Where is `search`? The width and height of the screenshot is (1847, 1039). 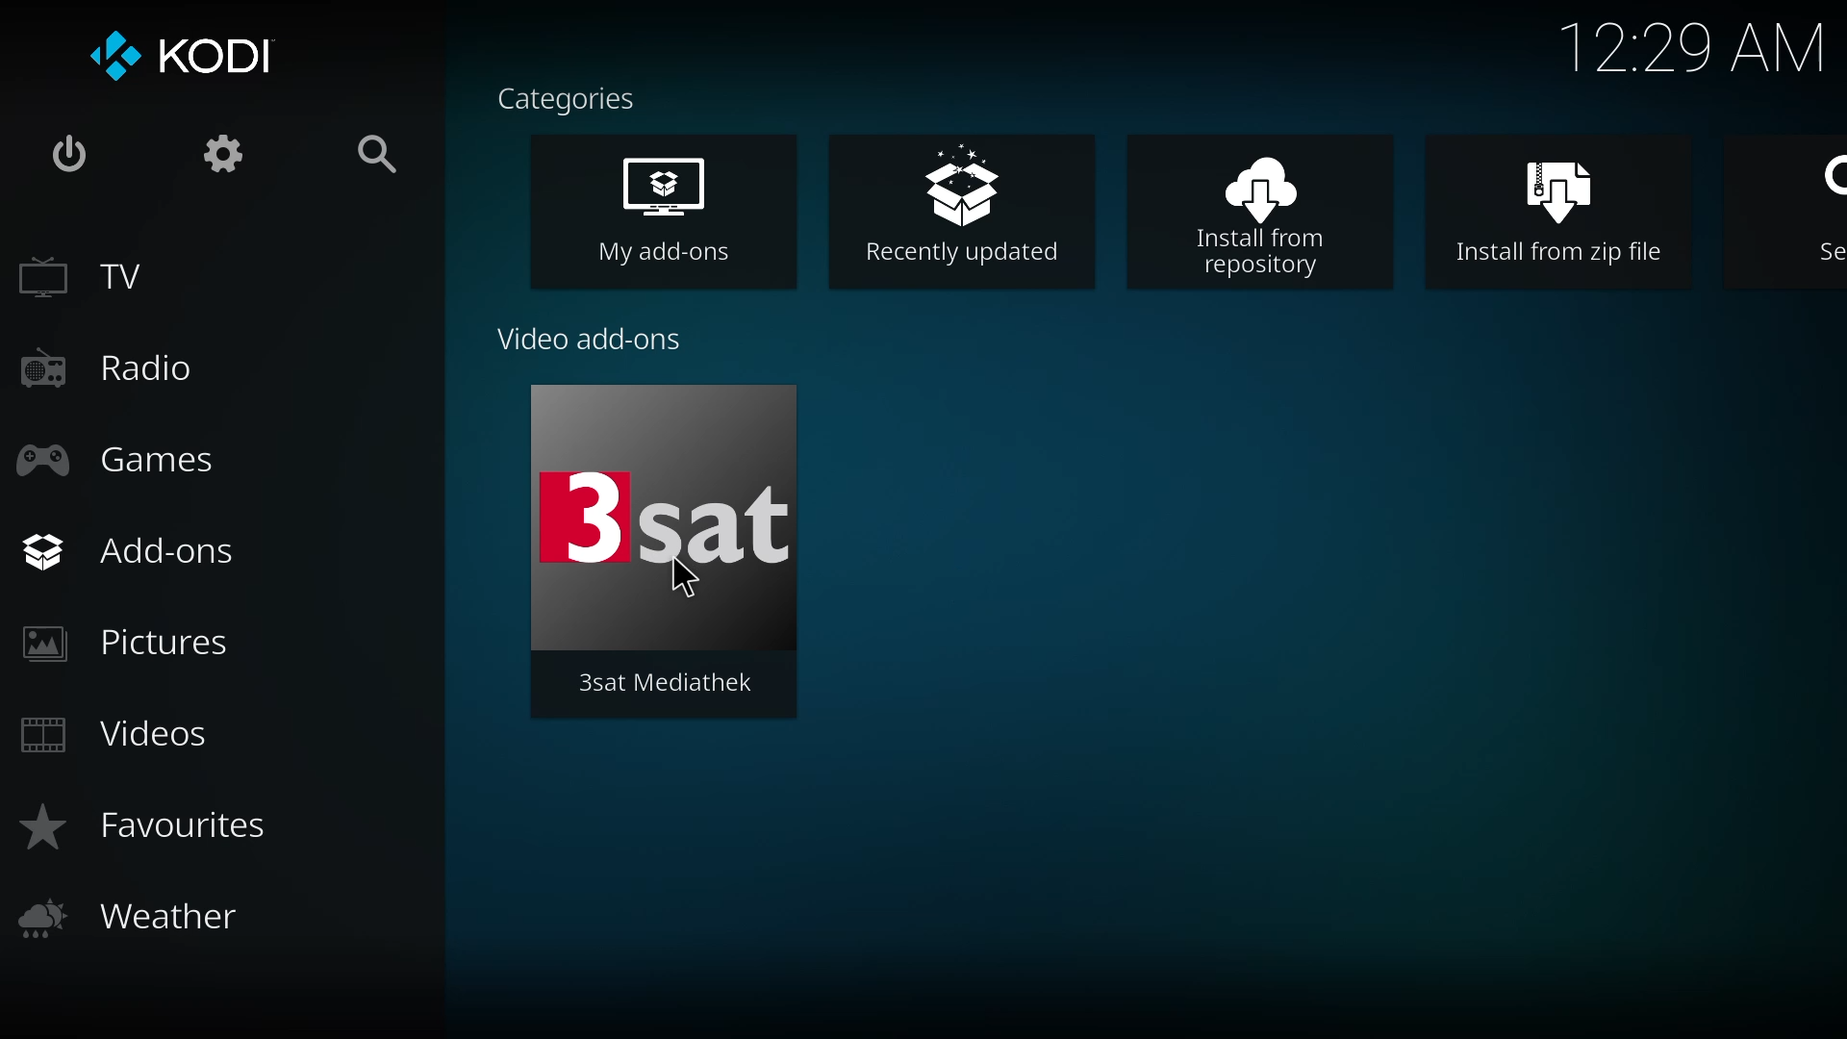
search is located at coordinates (375, 152).